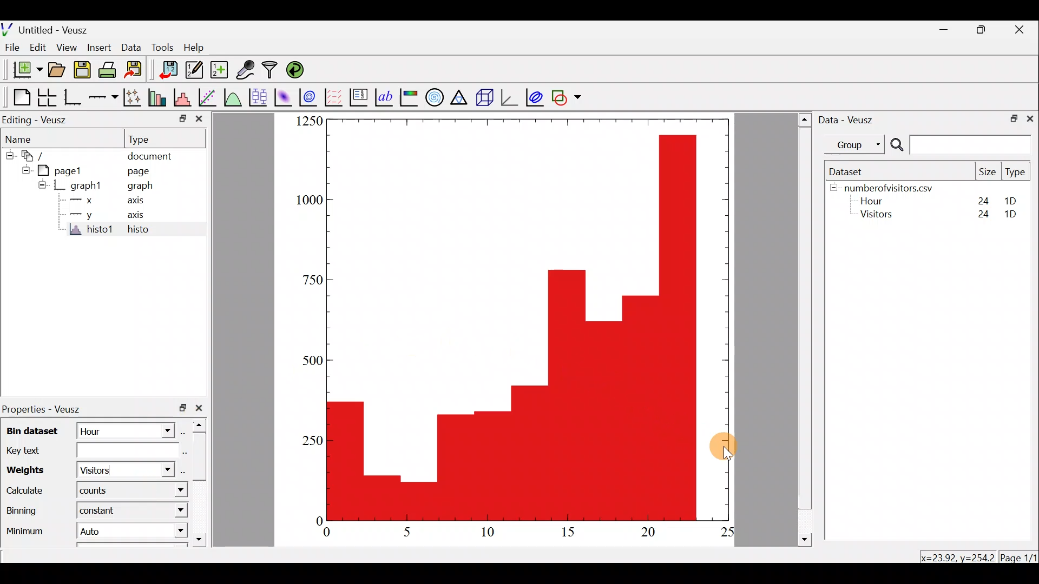  What do you see at coordinates (104, 96) in the screenshot?
I see `add an axis to the plot` at bounding box center [104, 96].